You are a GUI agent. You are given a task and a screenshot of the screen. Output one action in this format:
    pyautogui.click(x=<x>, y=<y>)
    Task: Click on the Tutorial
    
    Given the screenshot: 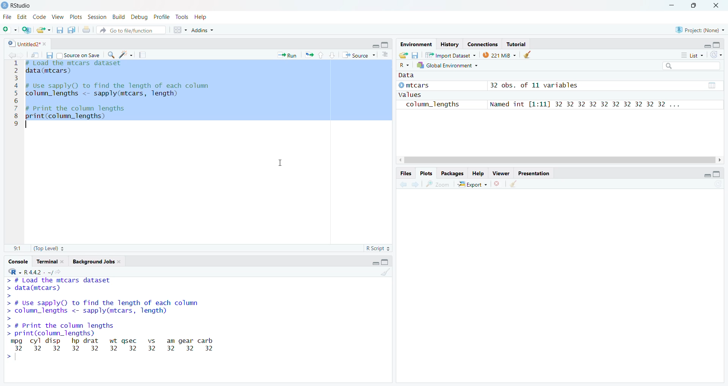 What is the action you would take?
    pyautogui.click(x=516, y=44)
    